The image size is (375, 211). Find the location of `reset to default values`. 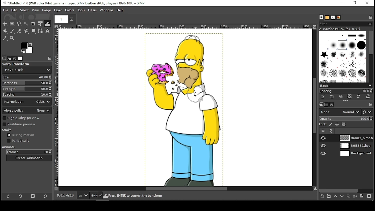

reset to default values is located at coordinates (46, 196).